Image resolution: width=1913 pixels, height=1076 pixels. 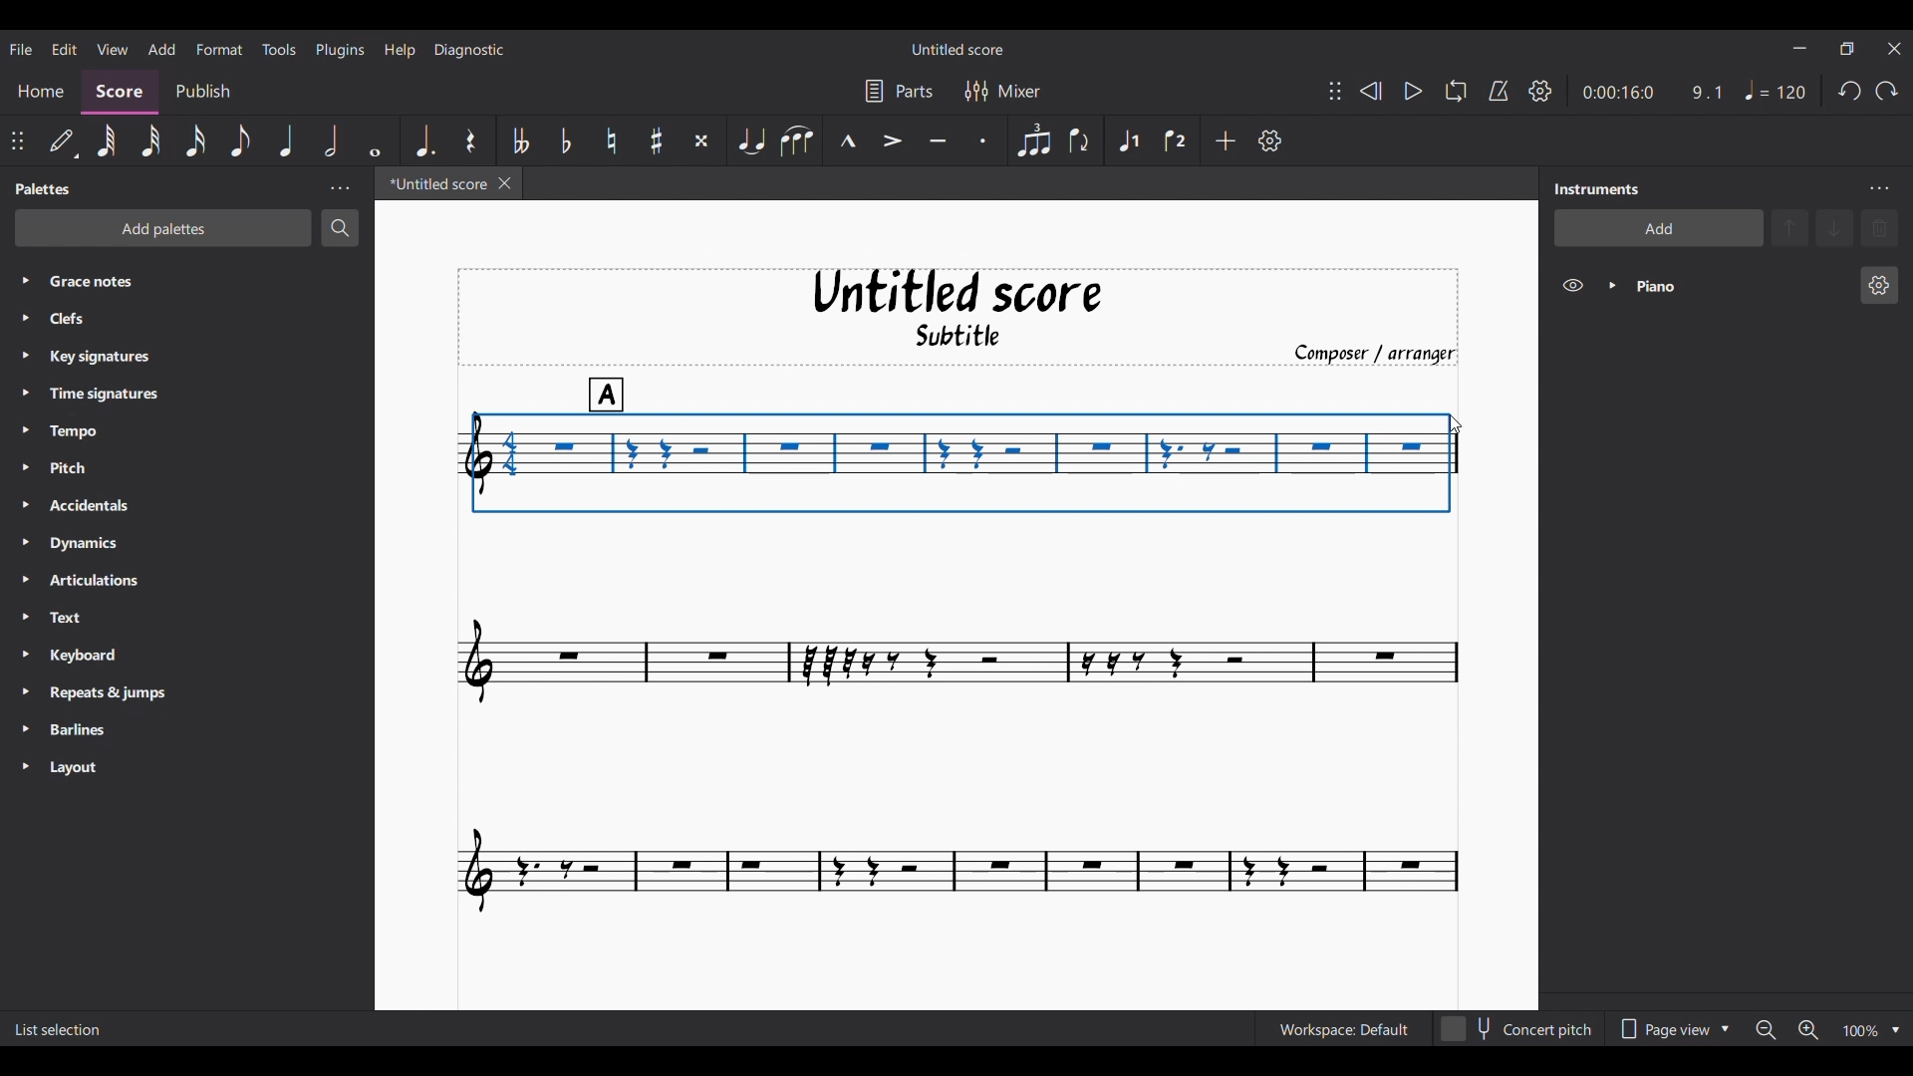 What do you see at coordinates (796, 140) in the screenshot?
I see `Slur` at bounding box center [796, 140].